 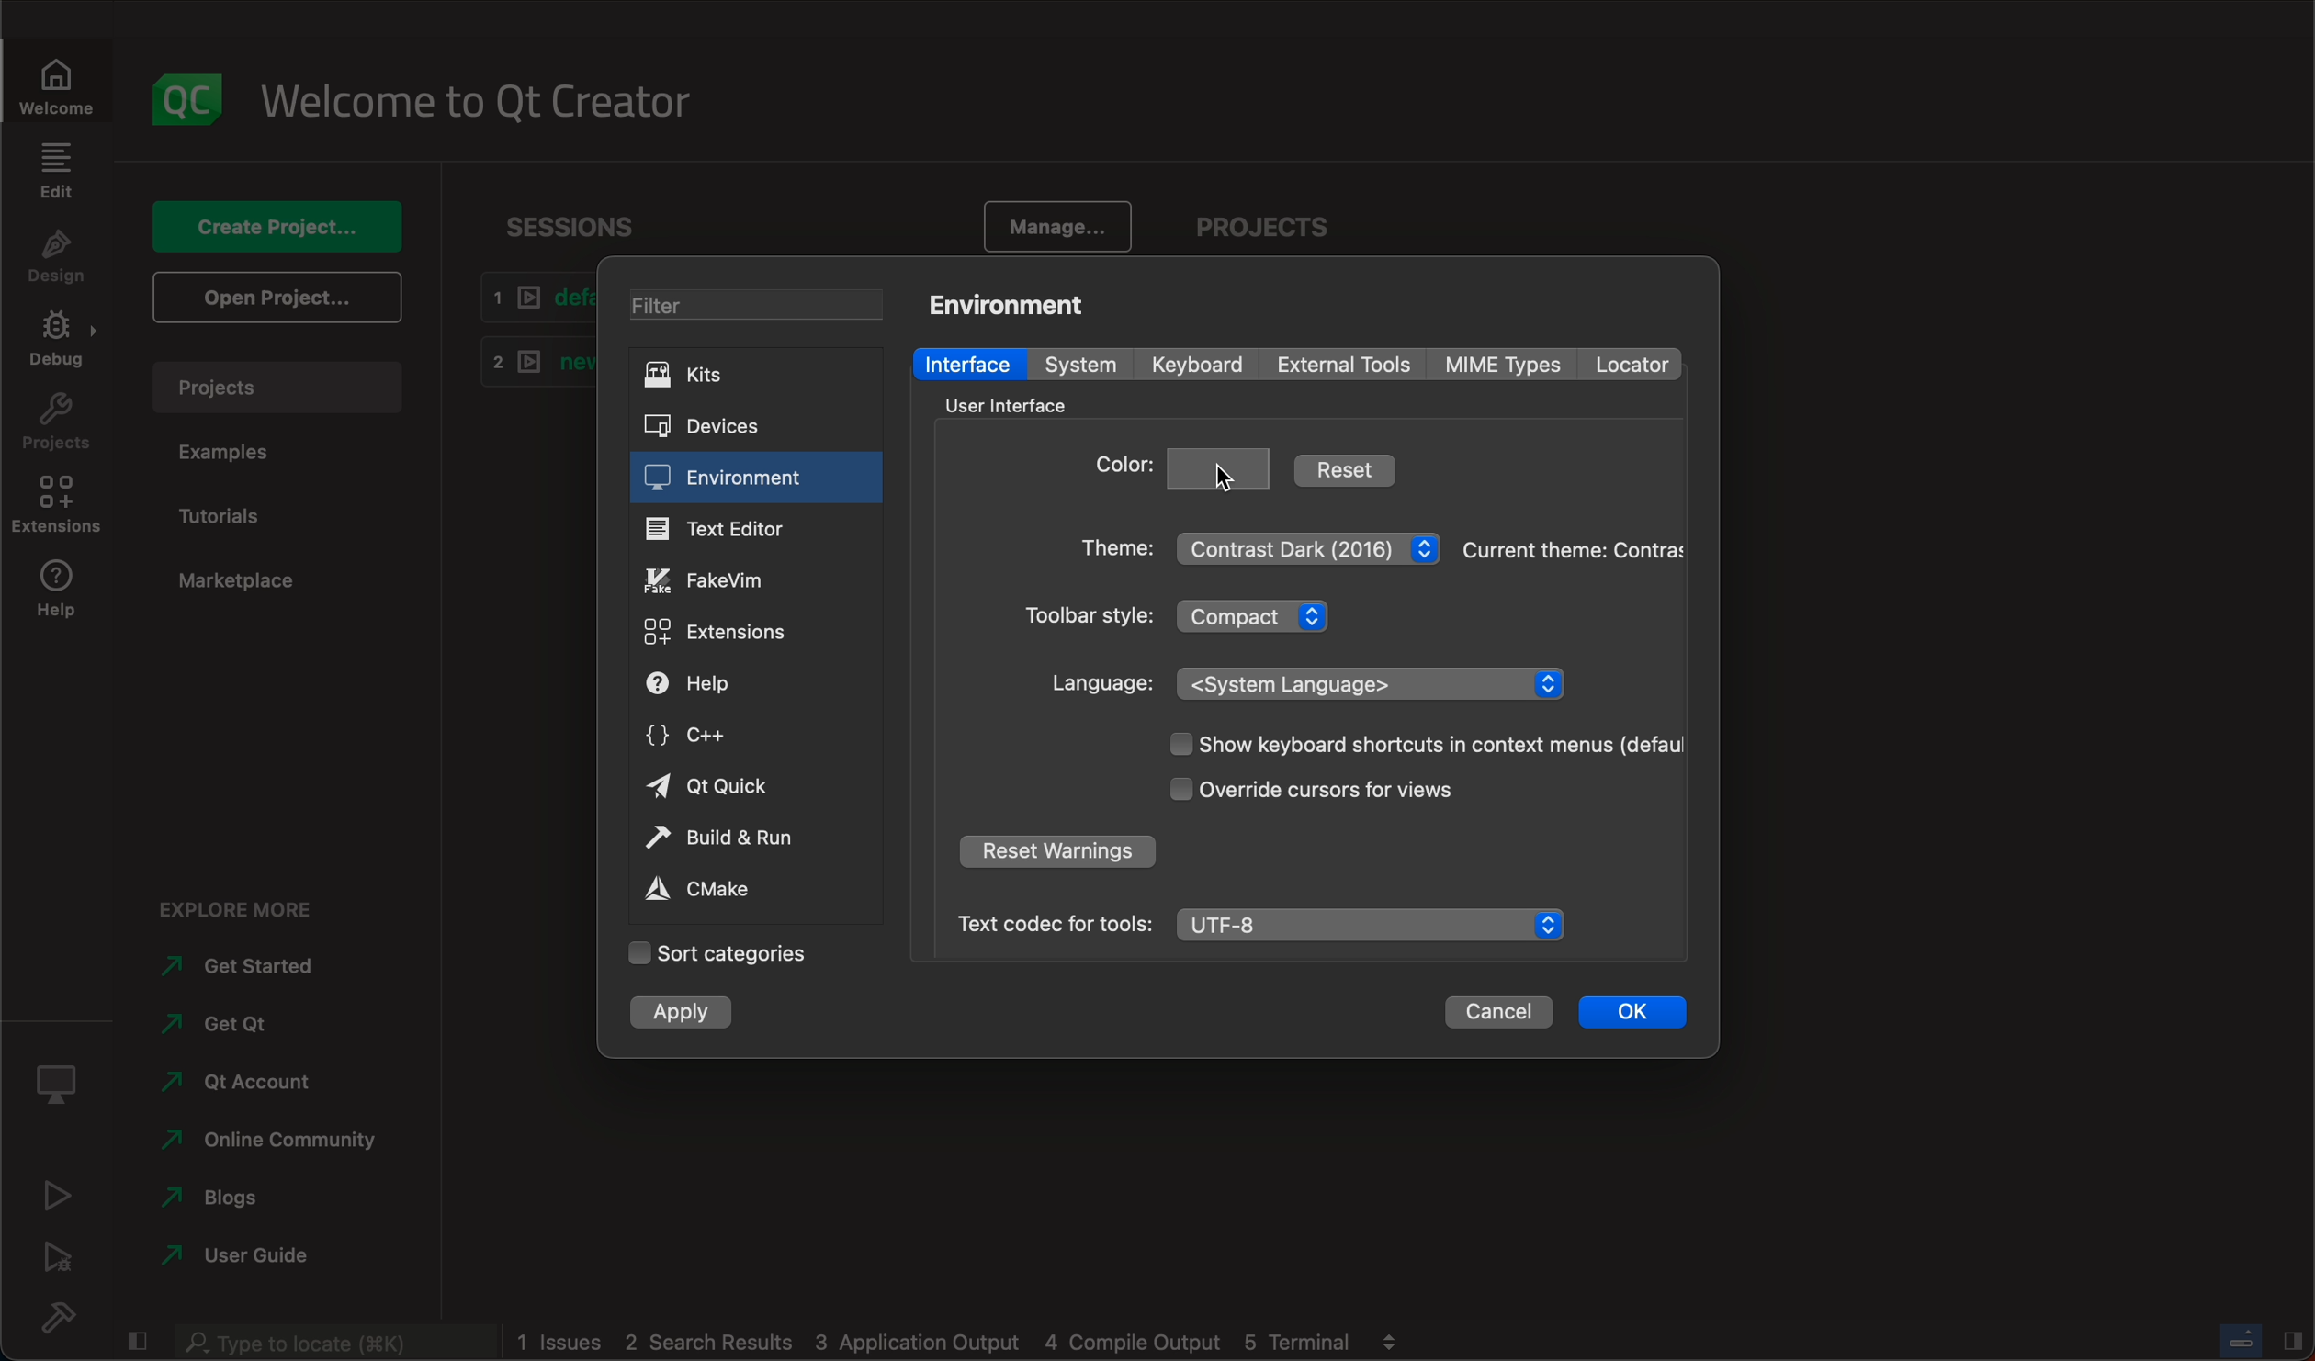 What do you see at coordinates (754, 578) in the screenshot?
I see `fake vim` at bounding box center [754, 578].